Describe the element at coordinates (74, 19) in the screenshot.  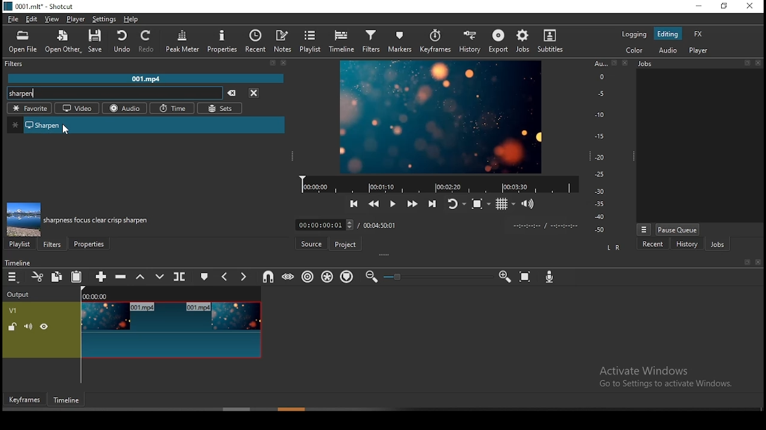
I see `player` at that location.